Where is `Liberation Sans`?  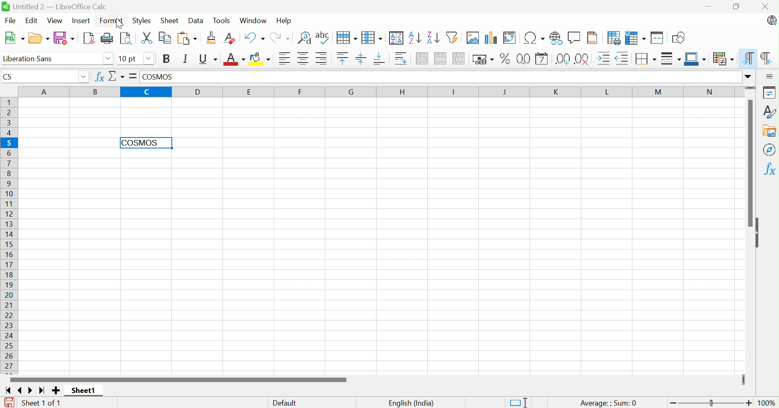 Liberation Sans is located at coordinates (31, 58).